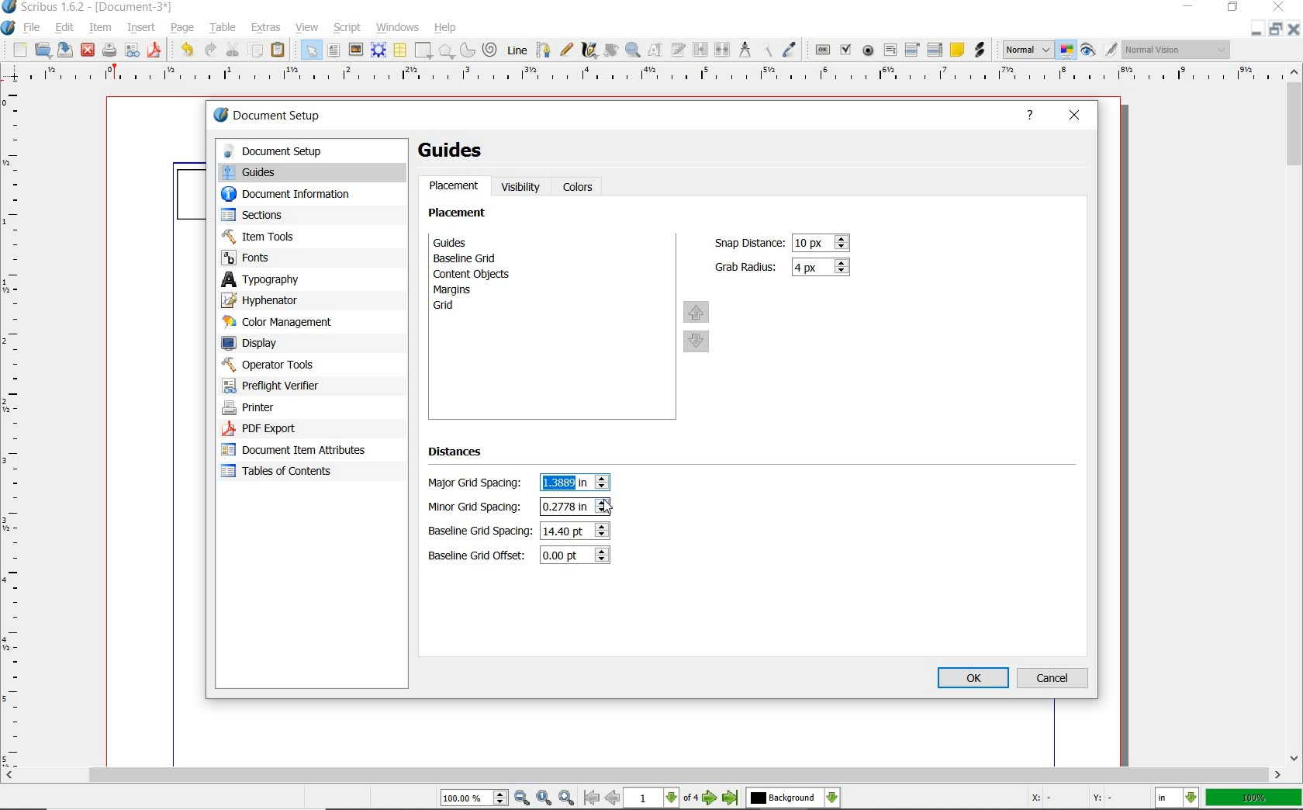 The width and height of the screenshot is (1303, 810). I want to click on content objects, so click(480, 274).